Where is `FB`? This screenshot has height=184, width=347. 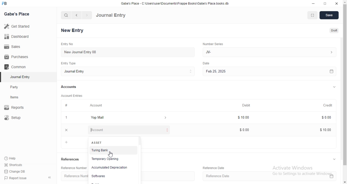 FB is located at coordinates (5, 4).